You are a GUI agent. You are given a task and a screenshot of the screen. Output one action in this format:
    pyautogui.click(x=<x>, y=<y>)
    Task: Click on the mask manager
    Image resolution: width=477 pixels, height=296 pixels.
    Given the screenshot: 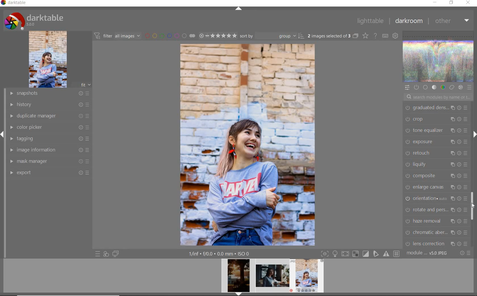 What is the action you would take?
    pyautogui.click(x=49, y=161)
    